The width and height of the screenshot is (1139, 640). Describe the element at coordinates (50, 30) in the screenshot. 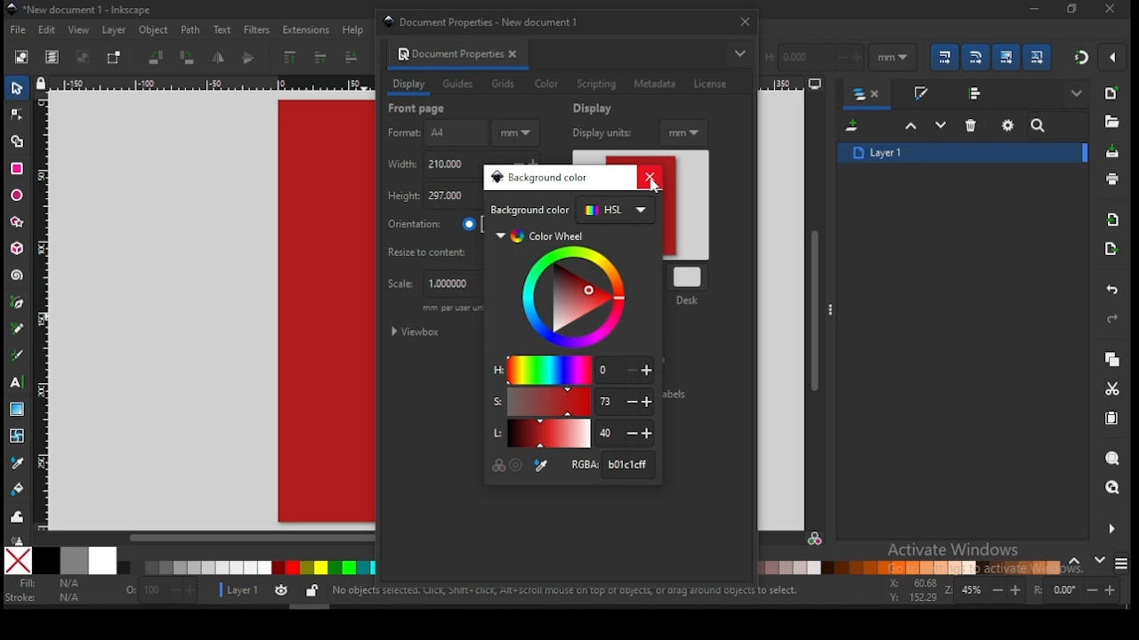

I see `edit` at that location.